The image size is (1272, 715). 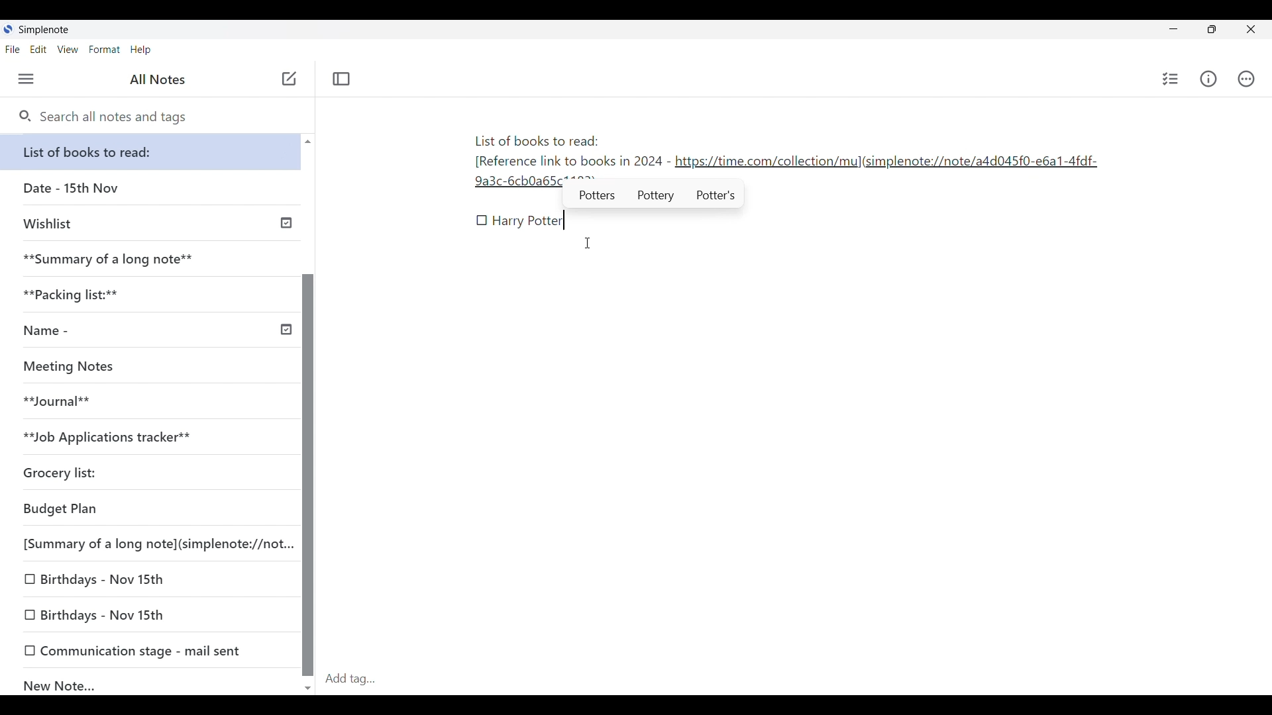 What do you see at coordinates (38, 50) in the screenshot?
I see `Edit` at bounding box center [38, 50].